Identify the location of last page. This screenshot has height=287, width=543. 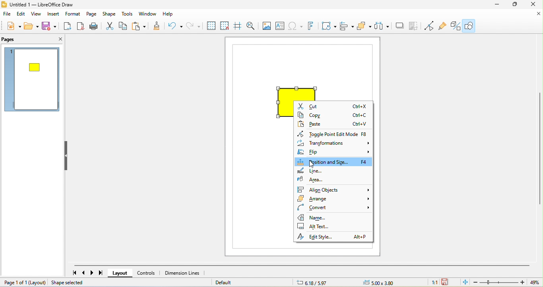
(103, 273).